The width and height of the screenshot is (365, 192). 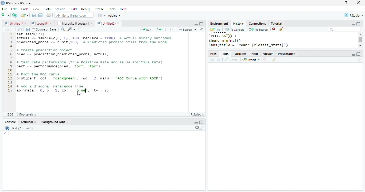 What do you see at coordinates (26, 23) in the screenshot?
I see `close` at bounding box center [26, 23].